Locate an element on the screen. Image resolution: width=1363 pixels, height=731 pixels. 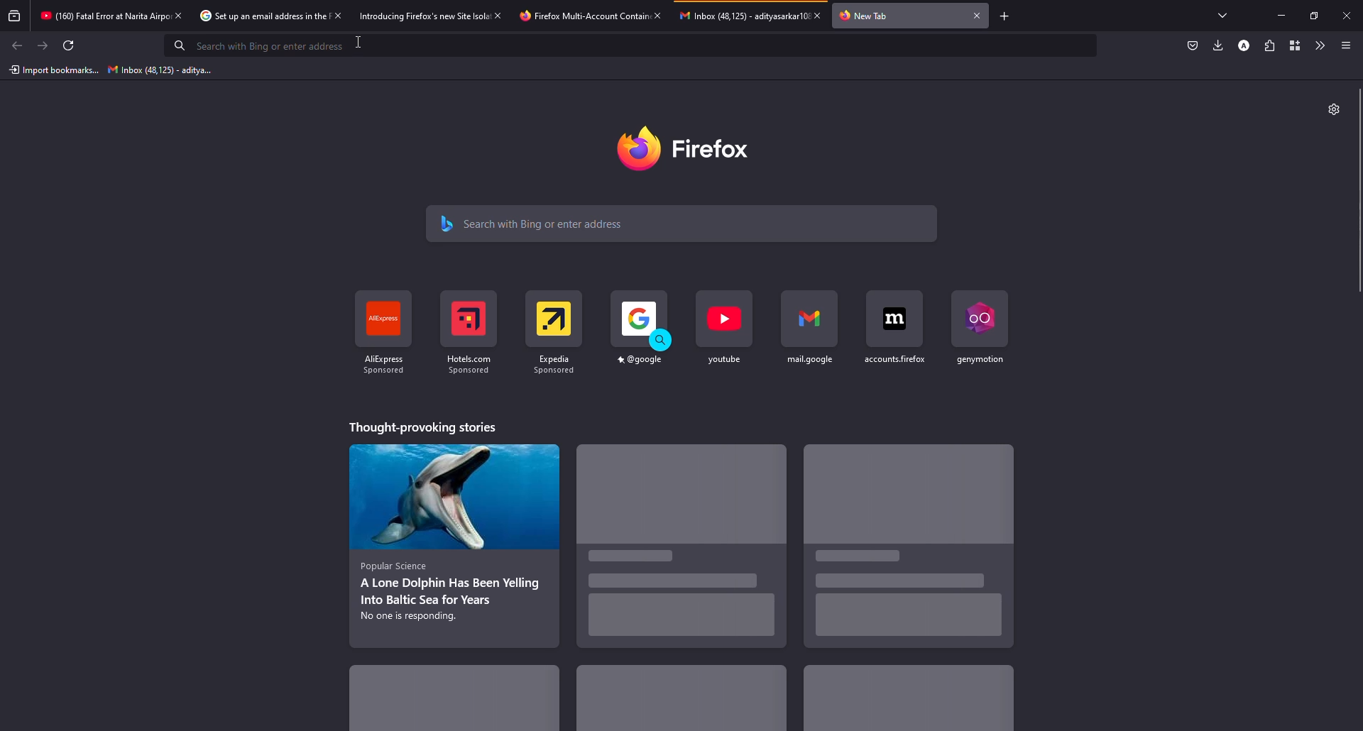
stories is located at coordinates (452, 544).